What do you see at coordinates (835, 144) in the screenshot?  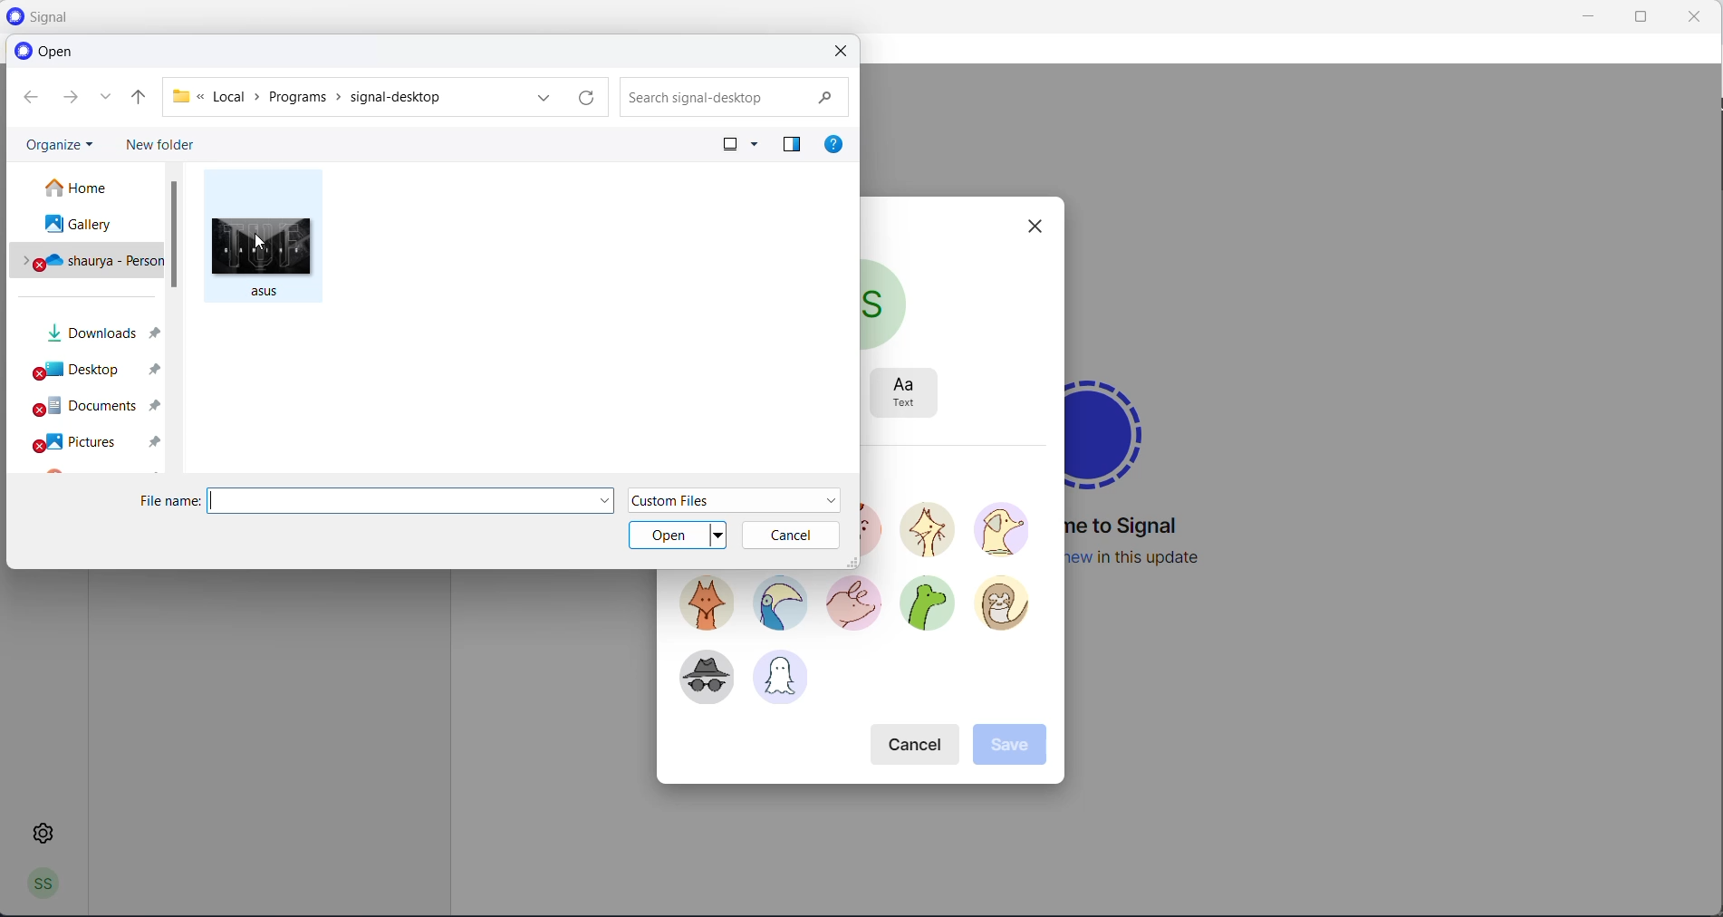 I see `get help` at bounding box center [835, 144].